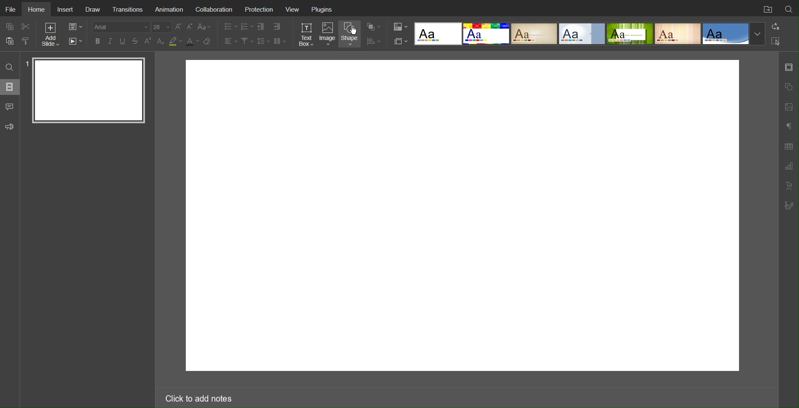 This screenshot has height=408, width=799. I want to click on Vertical Alignment, so click(247, 41).